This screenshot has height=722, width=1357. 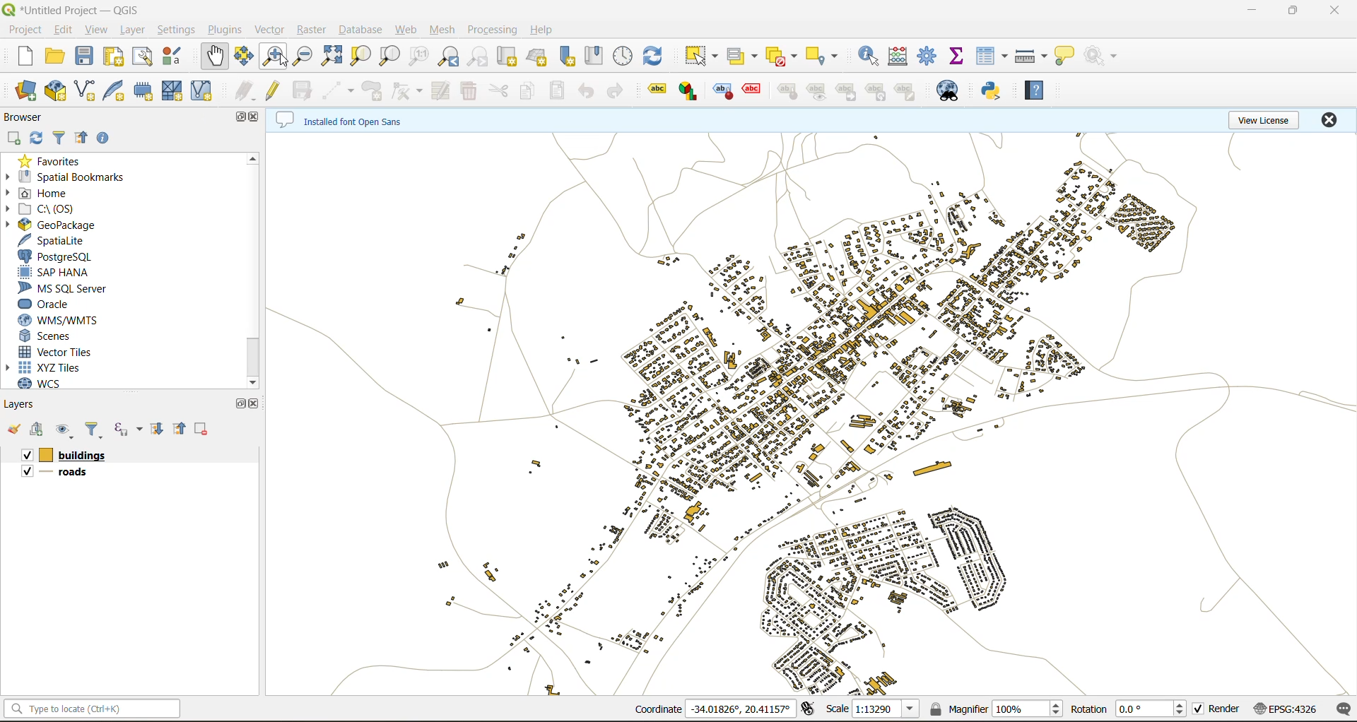 I want to click on scroll down, so click(x=252, y=381).